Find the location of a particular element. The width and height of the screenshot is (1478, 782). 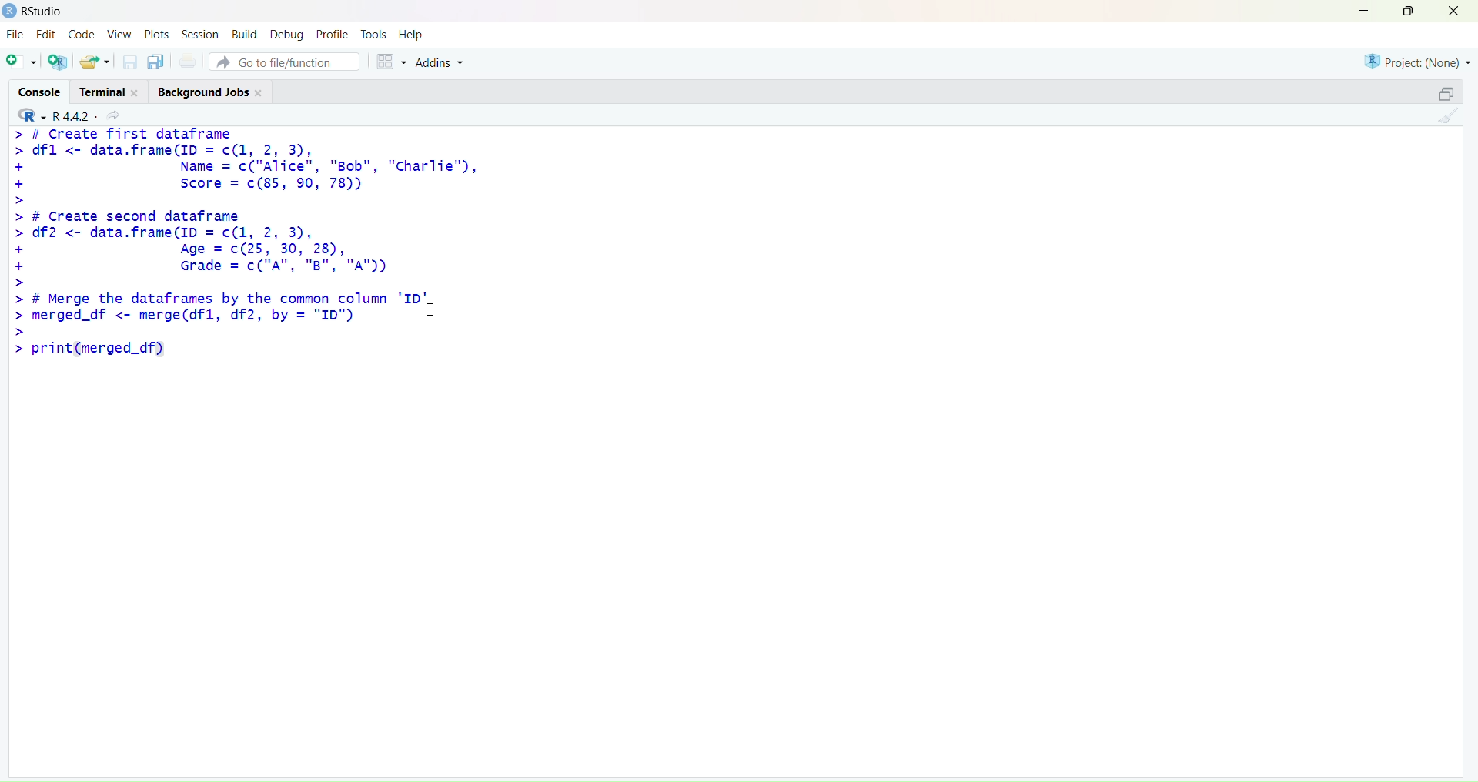

workspace panes is located at coordinates (391, 61).